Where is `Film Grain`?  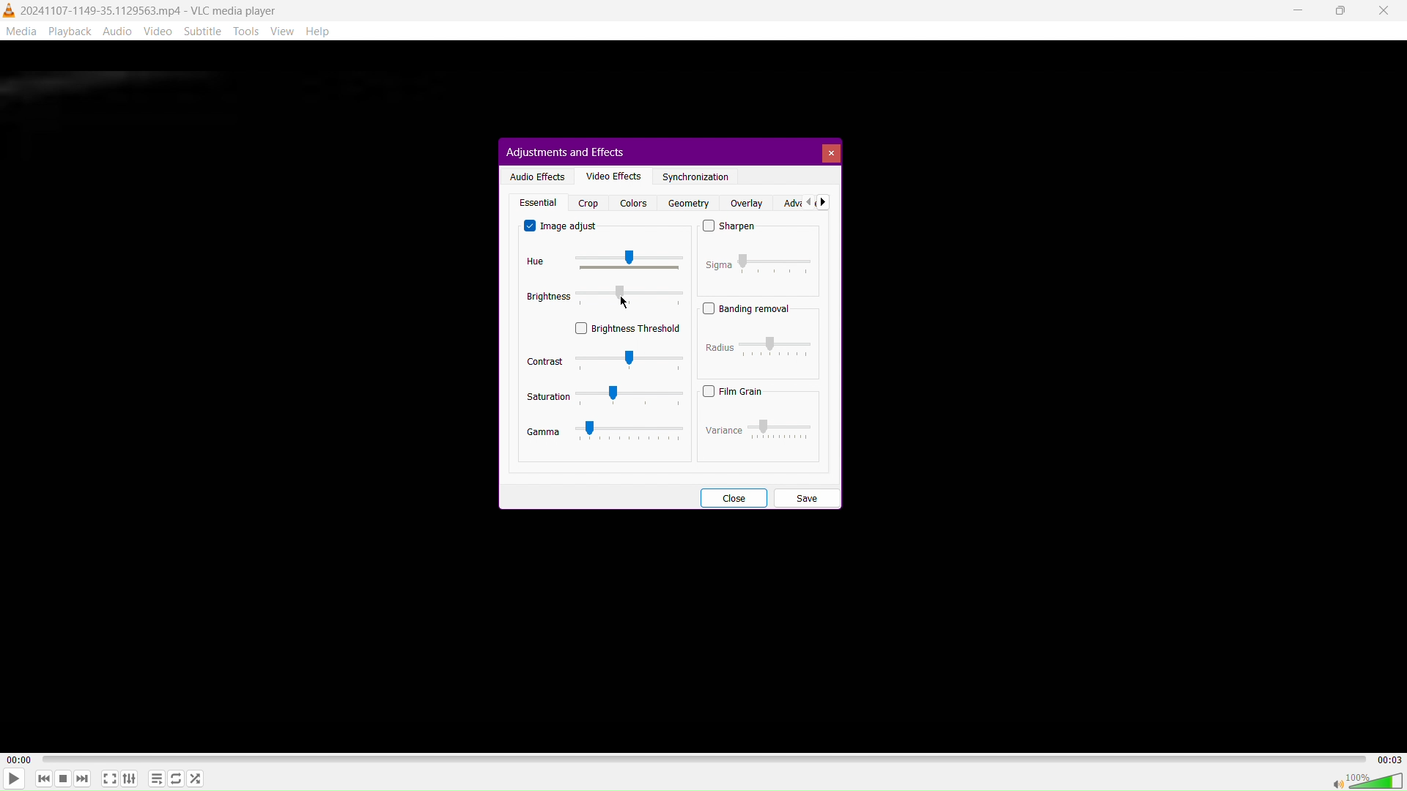
Film Grain is located at coordinates (733, 391).